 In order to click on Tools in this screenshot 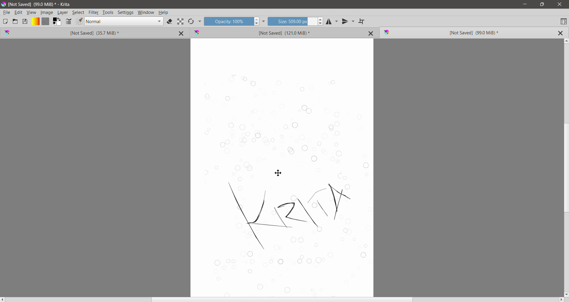, I will do `click(108, 13)`.